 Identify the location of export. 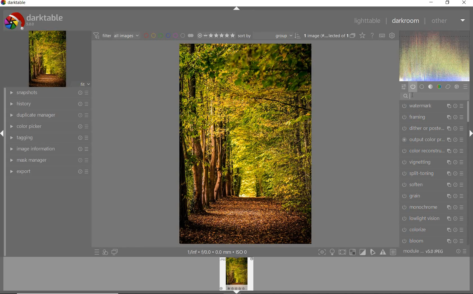
(49, 171).